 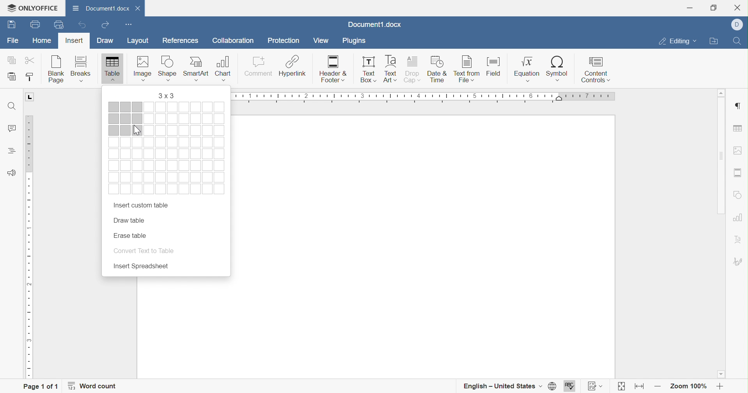 I want to click on Text art settings, so click(x=739, y=241).